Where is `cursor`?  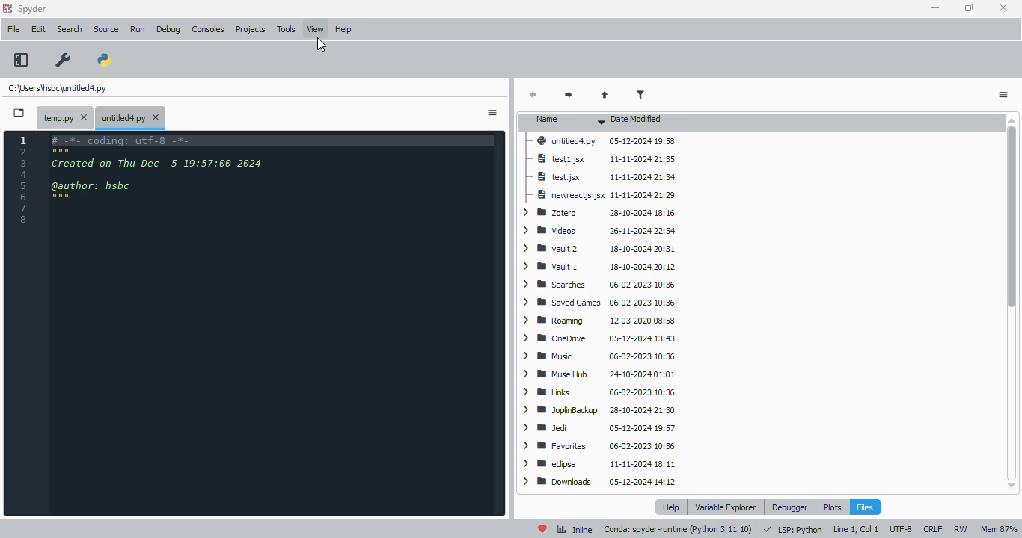
cursor is located at coordinates (321, 45).